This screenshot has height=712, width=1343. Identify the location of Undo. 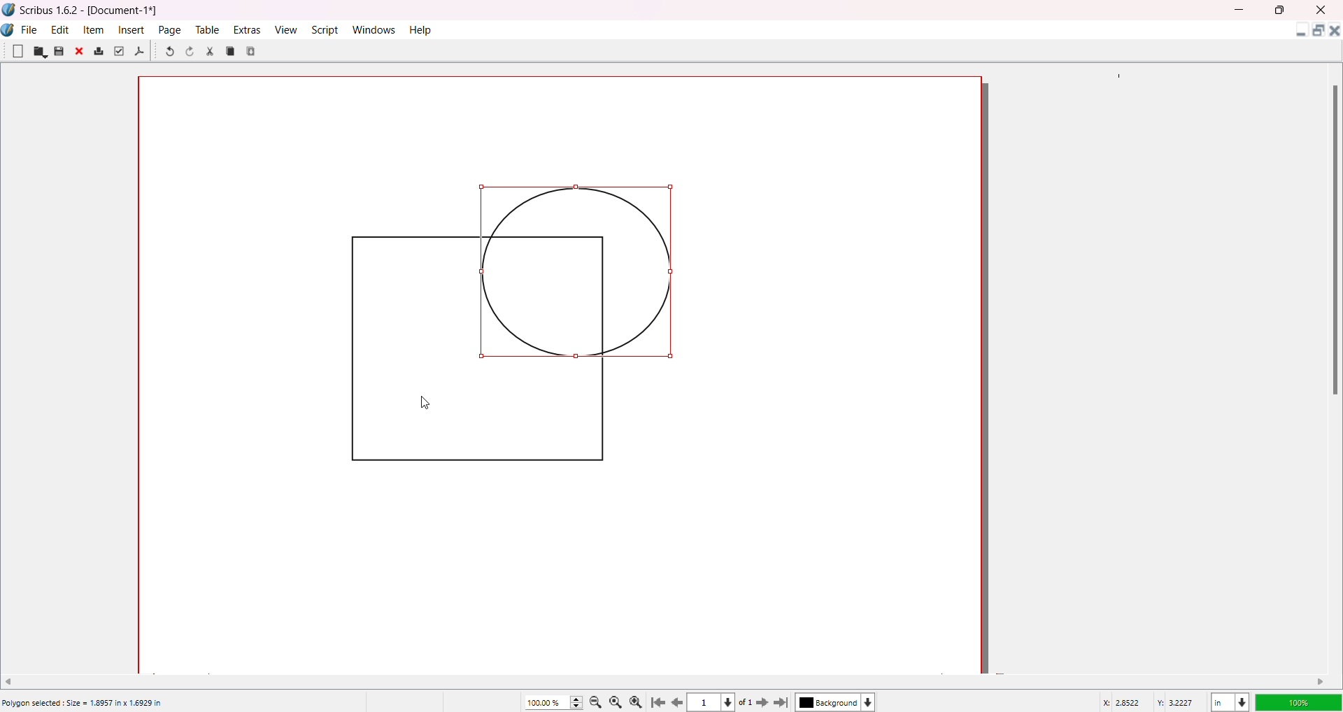
(169, 52).